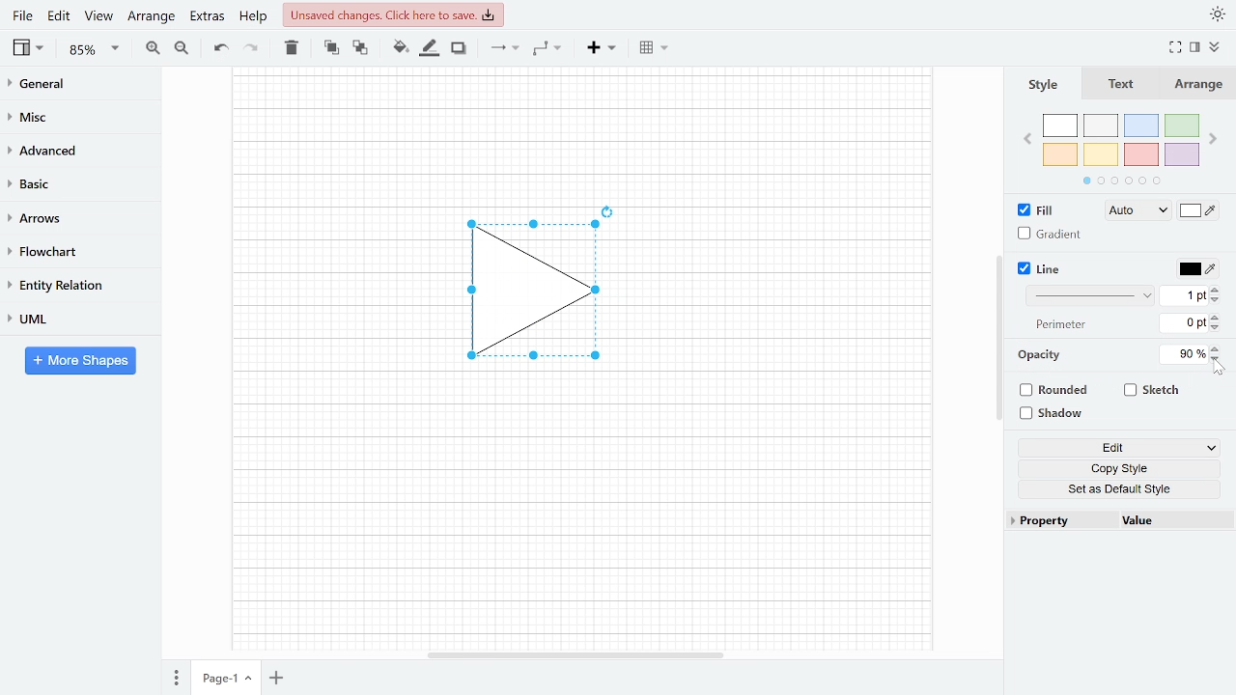 The width and height of the screenshot is (1236, 695). Describe the element at coordinates (459, 48) in the screenshot. I see `Shadow` at that location.